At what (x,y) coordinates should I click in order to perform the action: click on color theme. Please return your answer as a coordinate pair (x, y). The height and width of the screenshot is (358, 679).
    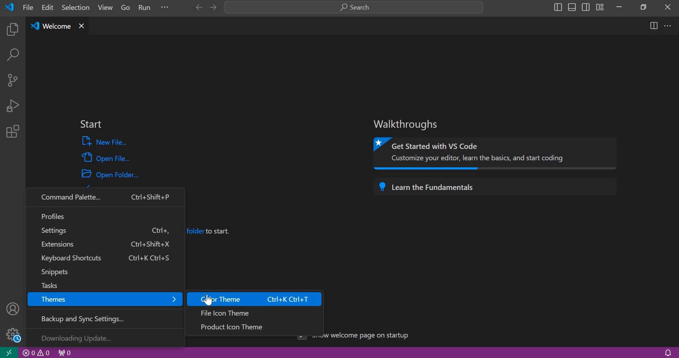
    Looking at the image, I should click on (256, 299).